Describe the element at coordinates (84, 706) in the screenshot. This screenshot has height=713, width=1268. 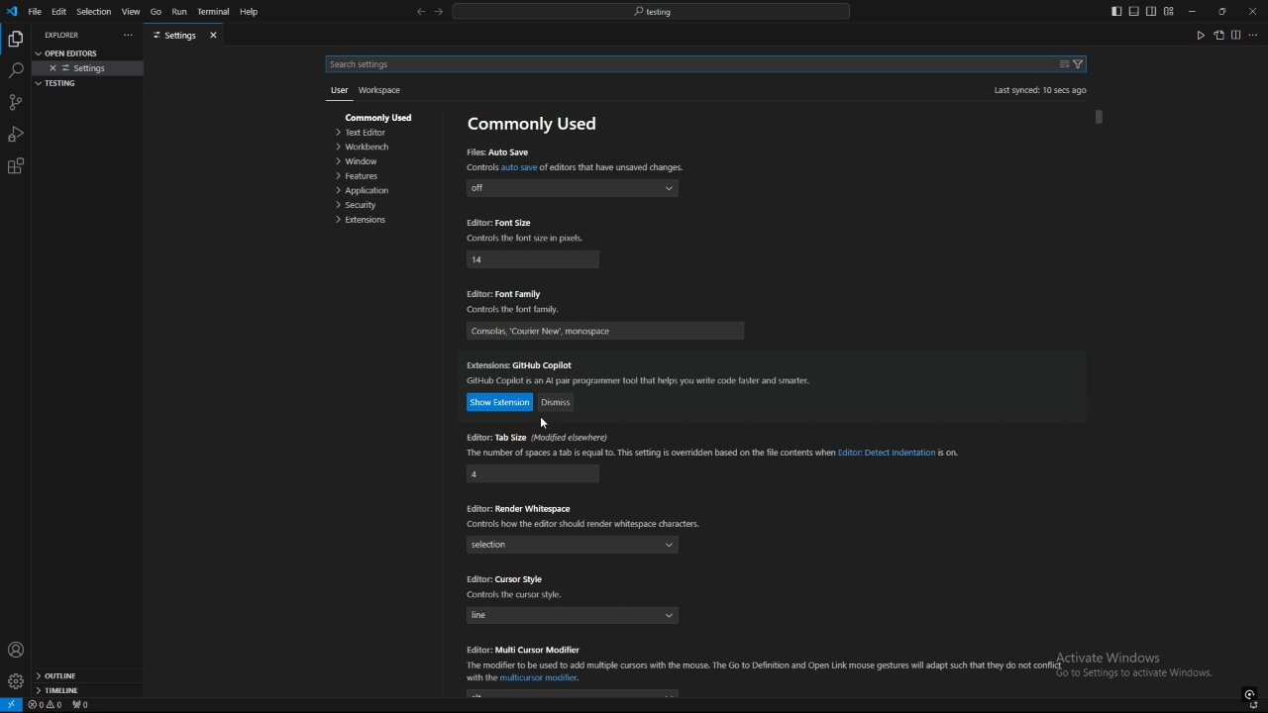
I see `ports forwarded` at that location.